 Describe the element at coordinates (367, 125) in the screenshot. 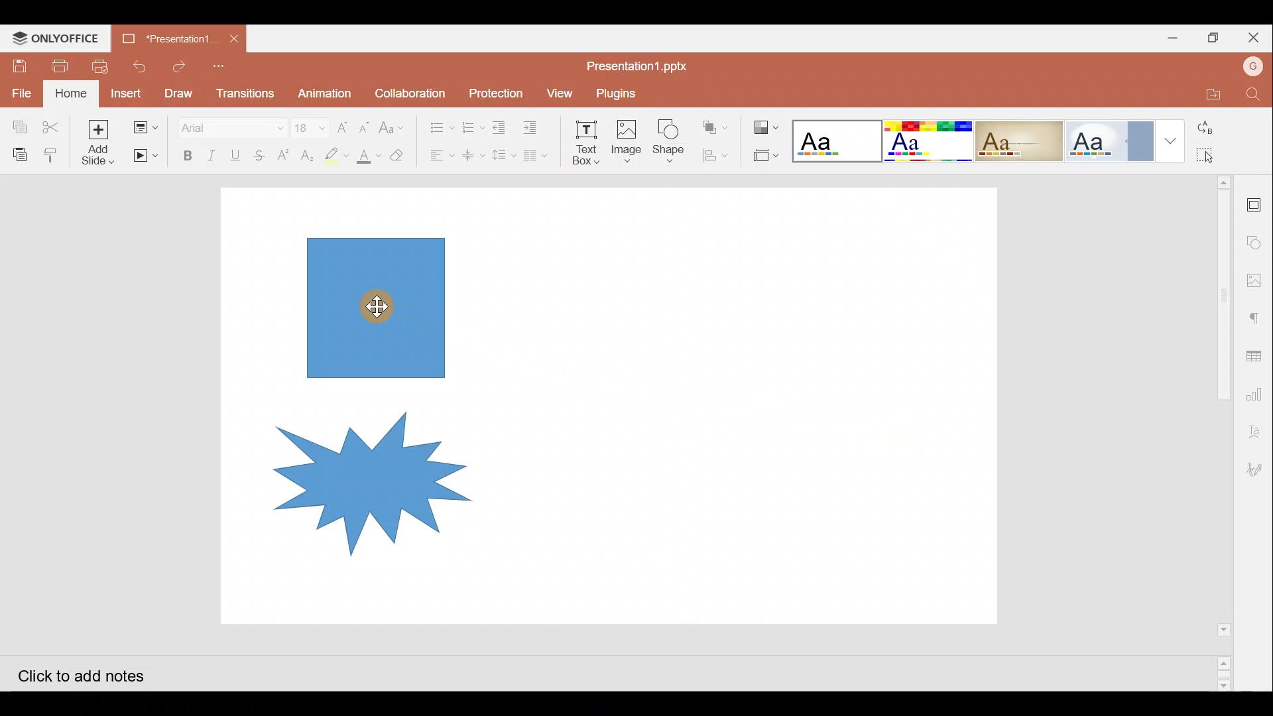

I see `Decrease font size` at that location.